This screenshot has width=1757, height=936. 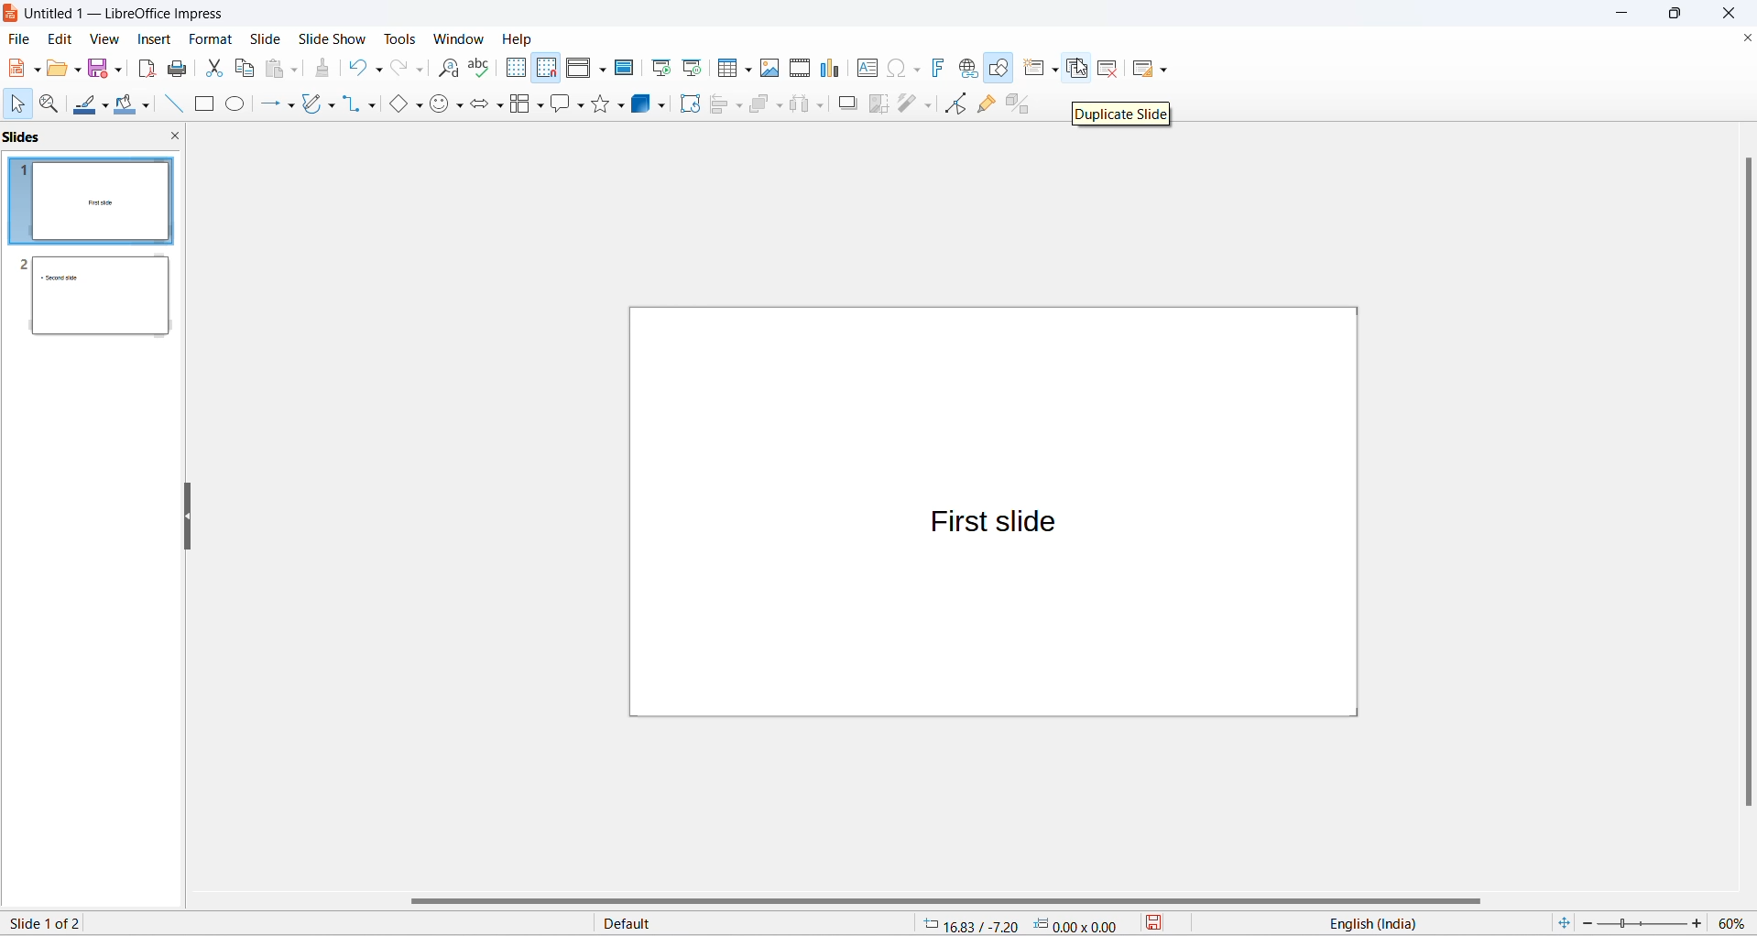 I want to click on align object options, so click(x=737, y=105).